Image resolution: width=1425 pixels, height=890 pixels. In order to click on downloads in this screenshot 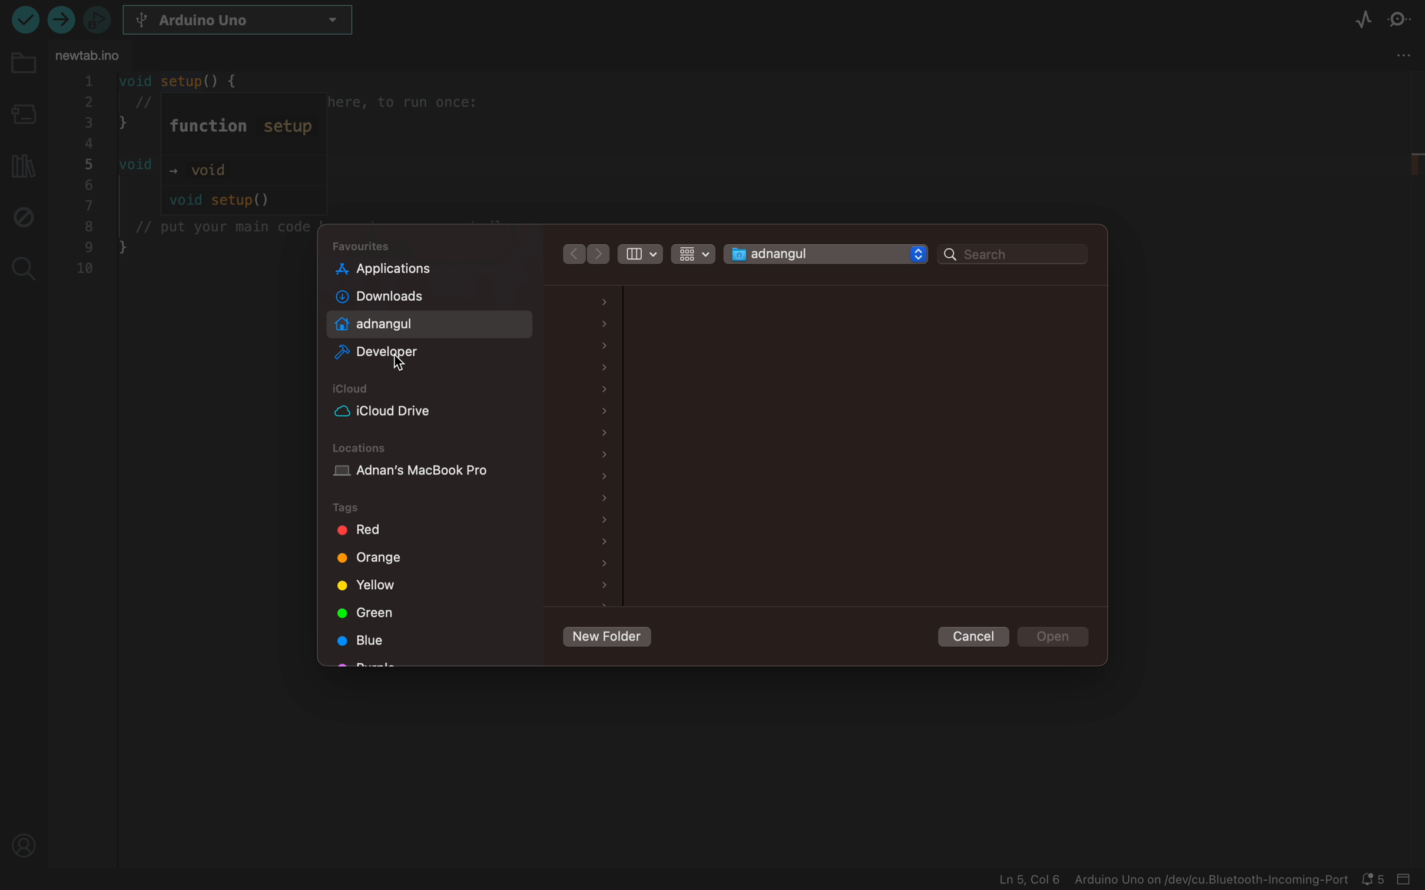, I will do `click(409, 297)`.